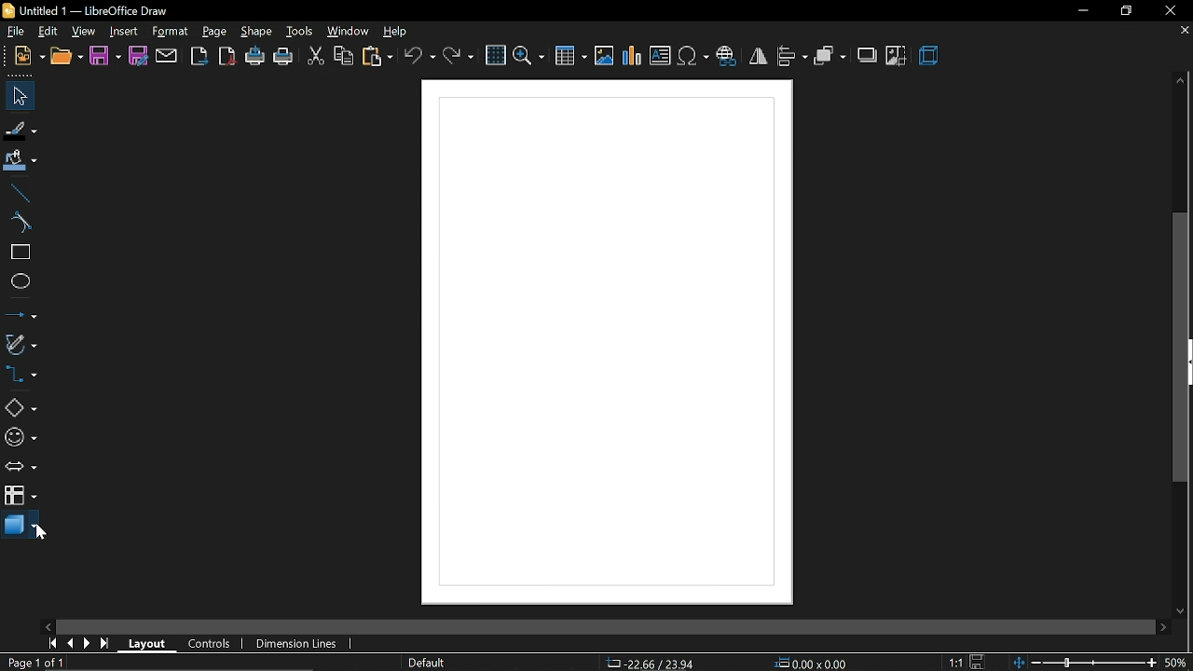 This screenshot has width=1193, height=671. What do you see at coordinates (1184, 610) in the screenshot?
I see `move down` at bounding box center [1184, 610].